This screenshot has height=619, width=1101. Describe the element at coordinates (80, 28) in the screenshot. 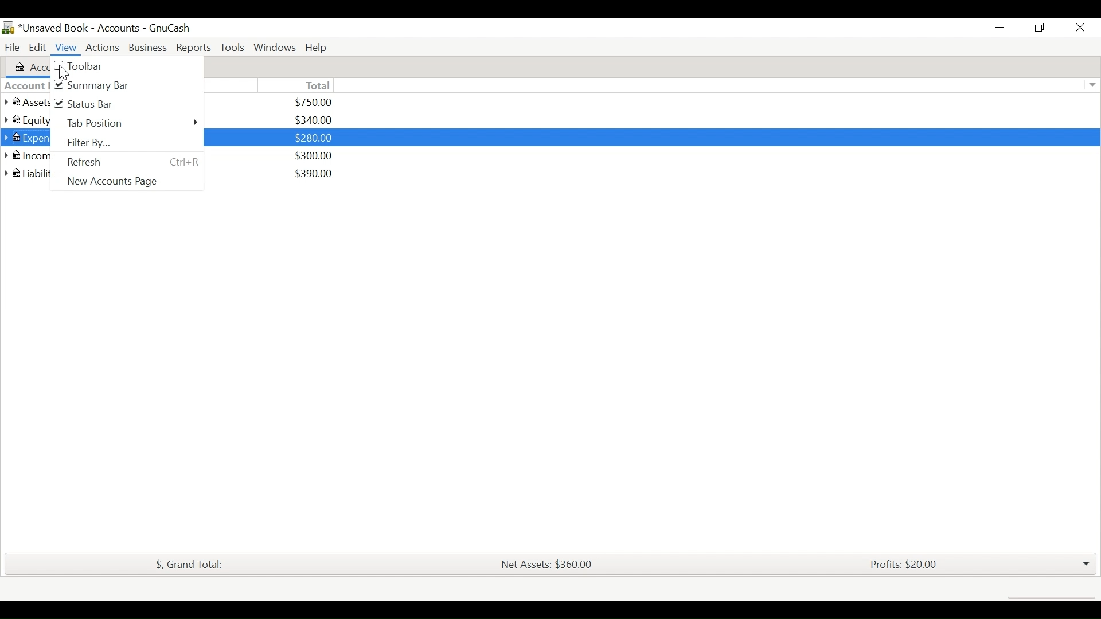

I see `Account book name` at that location.